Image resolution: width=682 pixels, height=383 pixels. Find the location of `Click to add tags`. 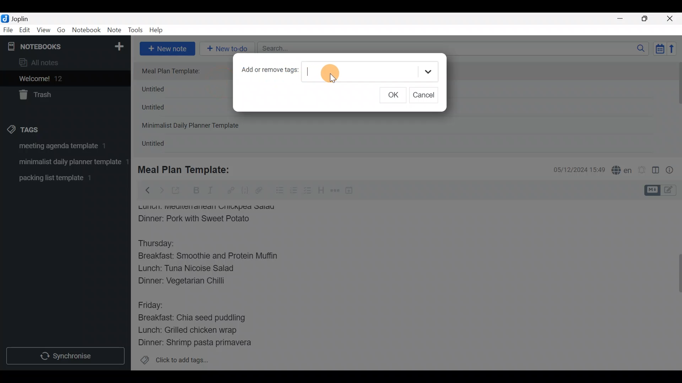

Click to add tags is located at coordinates (174, 362).